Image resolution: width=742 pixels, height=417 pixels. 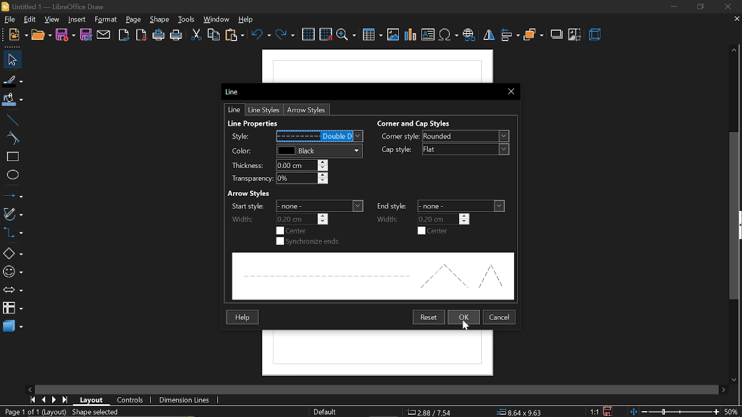 What do you see at coordinates (727, 6) in the screenshot?
I see `close` at bounding box center [727, 6].